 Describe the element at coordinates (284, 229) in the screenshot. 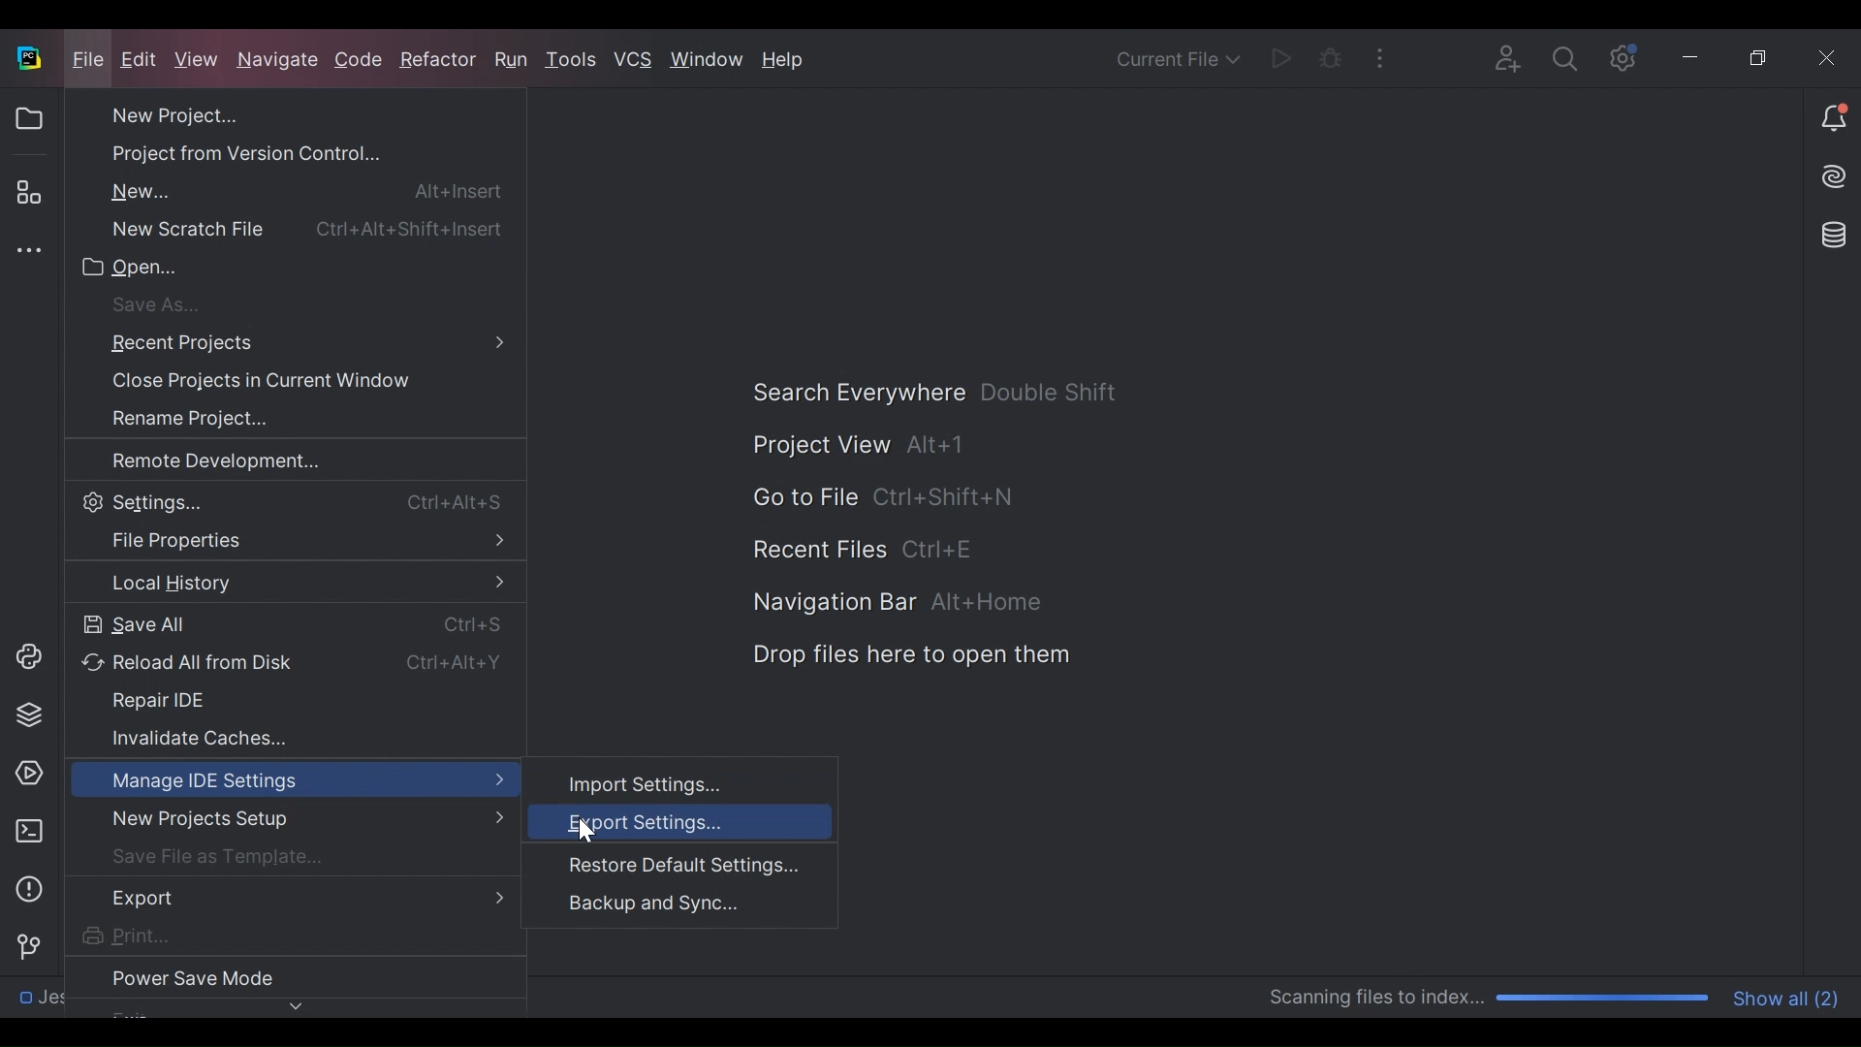

I see `New Scratch file` at that location.